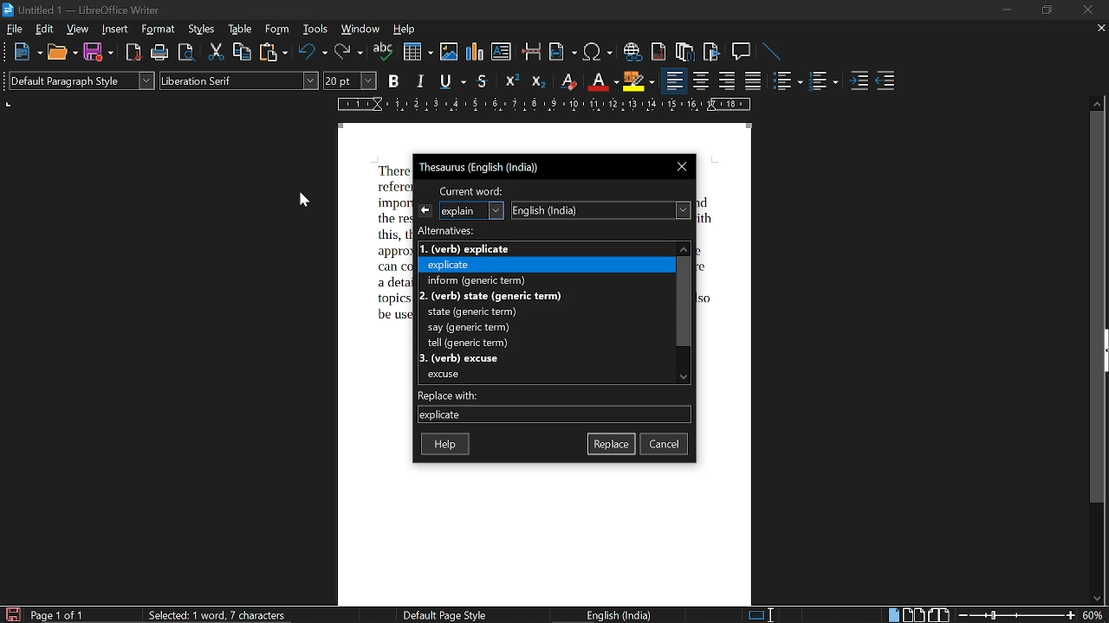 The image size is (1109, 623). What do you see at coordinates (681, 167) in the screenshot?
I see `close` at bounding box center [681, 167].